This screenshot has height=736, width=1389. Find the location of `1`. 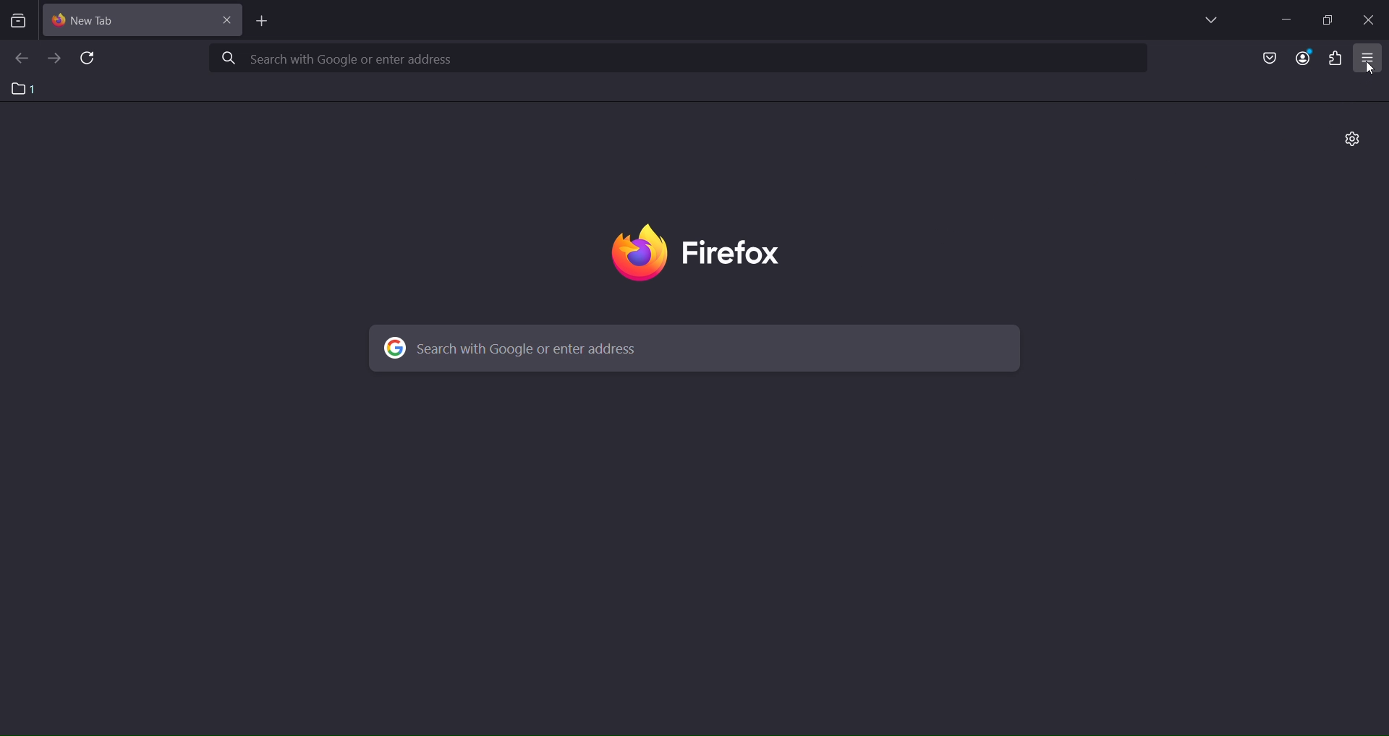

1 is located at coordinates (29, 89).